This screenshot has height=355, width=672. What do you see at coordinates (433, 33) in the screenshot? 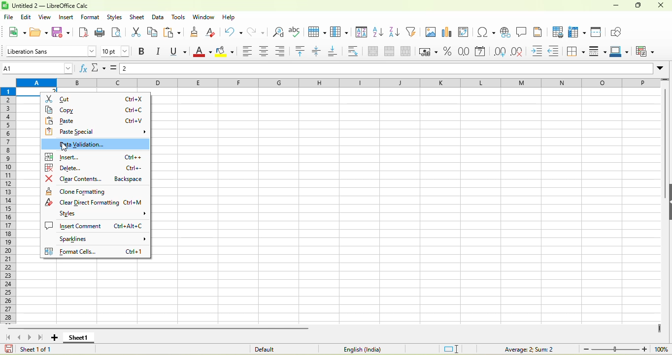
I see `image` at bounding box center [433, 33].